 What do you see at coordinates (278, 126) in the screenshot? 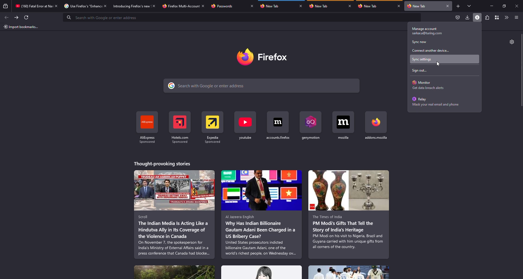
I see `shortcut` at bounding box center [278, 126].